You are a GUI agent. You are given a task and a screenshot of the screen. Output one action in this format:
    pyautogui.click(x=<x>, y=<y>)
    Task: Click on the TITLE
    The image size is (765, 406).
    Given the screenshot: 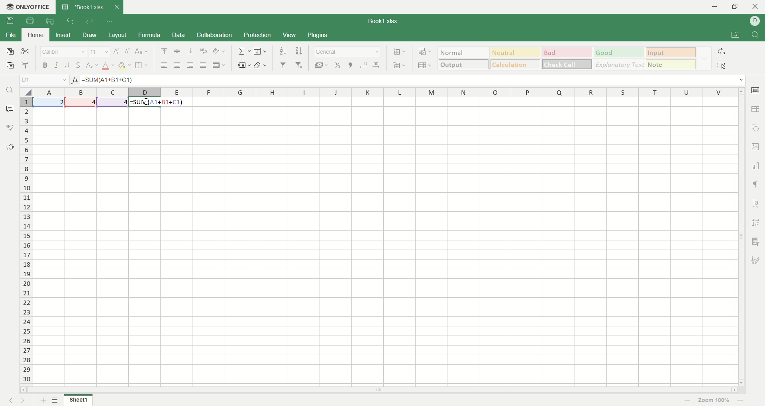 What is the action you would take?
    pyautogui.click(x=384, y=20)
    